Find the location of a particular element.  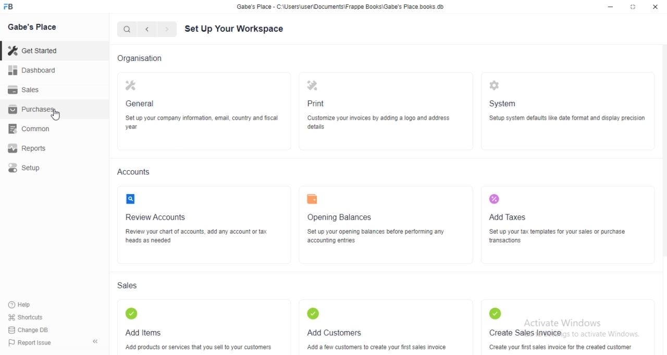

Create Sales Invoice Create your first sales invoice for the created customer is located at coordinates (561, 339).